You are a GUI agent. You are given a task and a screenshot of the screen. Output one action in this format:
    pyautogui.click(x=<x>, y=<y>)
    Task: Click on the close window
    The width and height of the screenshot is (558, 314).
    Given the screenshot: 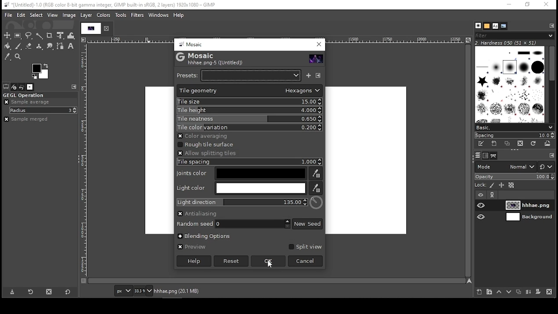 What is the action you would take?
    pyautogui.click(x=318, y=44)
    